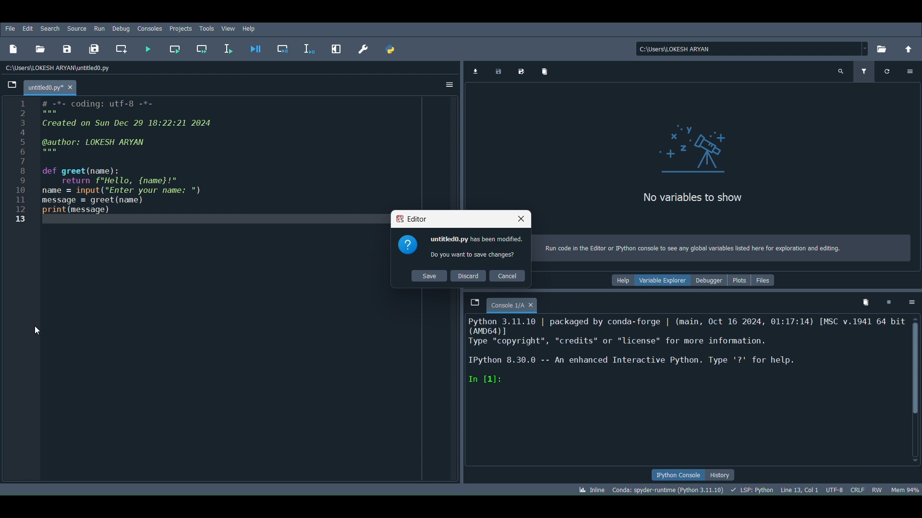 This screenshot has height=518, width=922. What do you see at coordinates (508, 277) in the screenshot?
I see `Cancel` at bounding box center [508, 277].